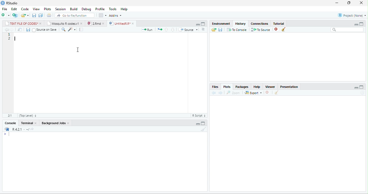 The image size is (368, 194). What do you see at coordinates (53, 123) in the screenshot?
I see `Background Jobs` at bounding box center [53, 123].